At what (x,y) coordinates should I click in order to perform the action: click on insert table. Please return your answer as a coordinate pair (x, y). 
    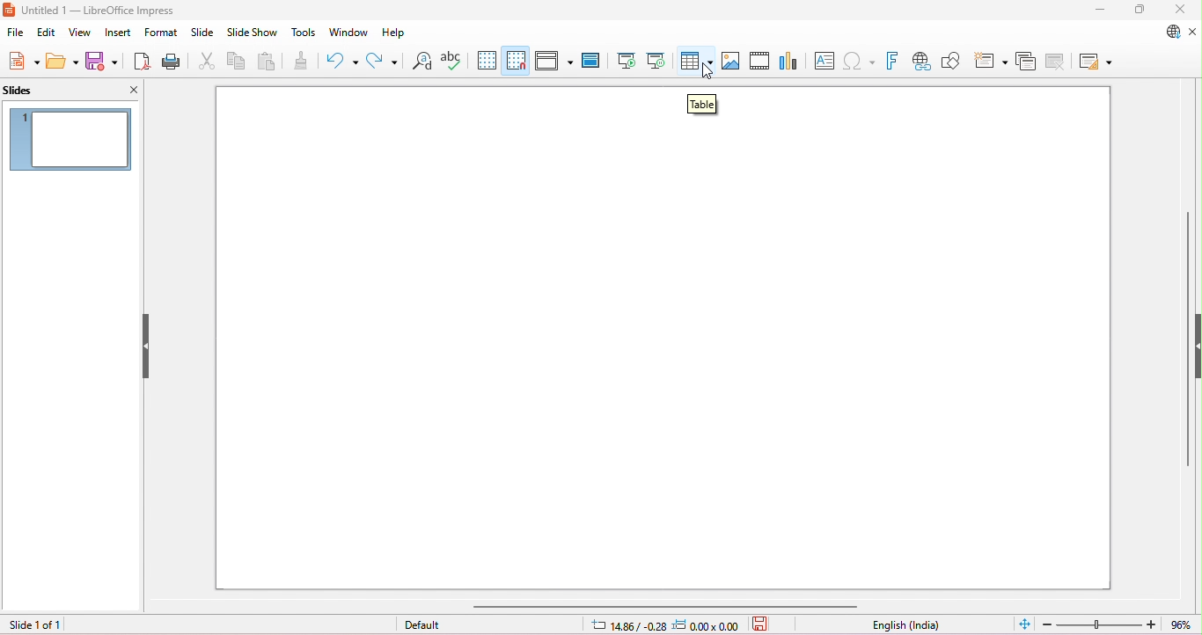
    Looking at the image, I should click on (696, 61).